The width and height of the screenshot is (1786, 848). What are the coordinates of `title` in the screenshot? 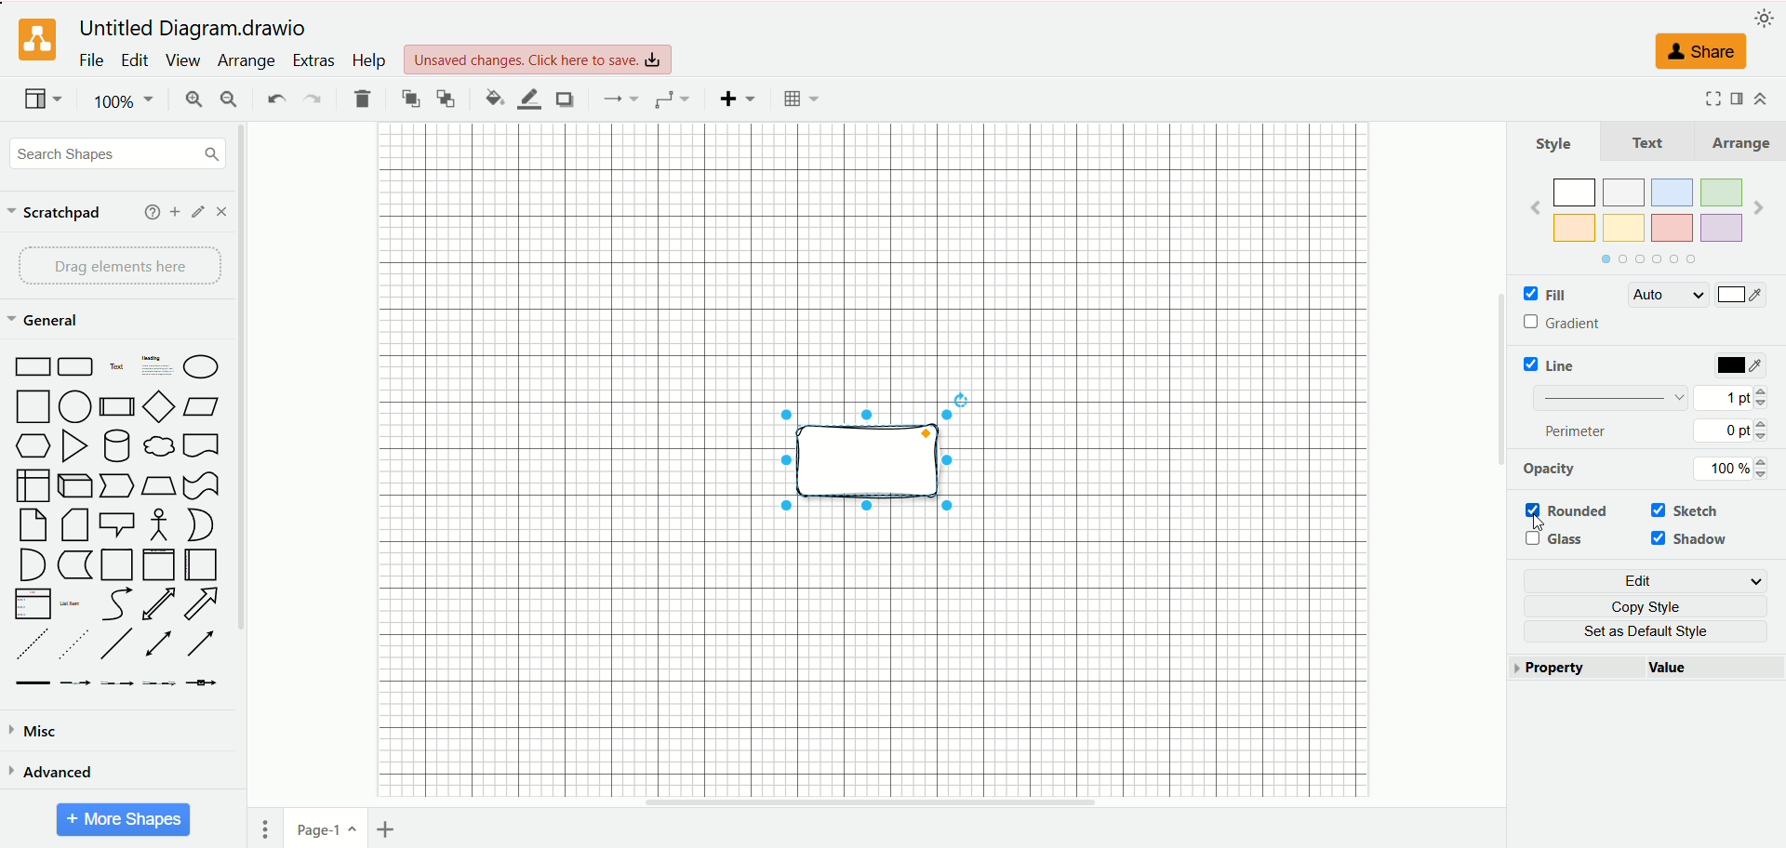 It's located at (197, 29).